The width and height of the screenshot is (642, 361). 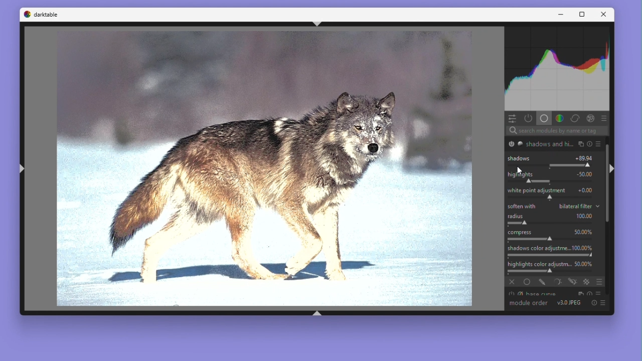 What do you see at coordinates (589, 145) in the screenshot?
I see `reset parameters` at bounding box center [589, 145].